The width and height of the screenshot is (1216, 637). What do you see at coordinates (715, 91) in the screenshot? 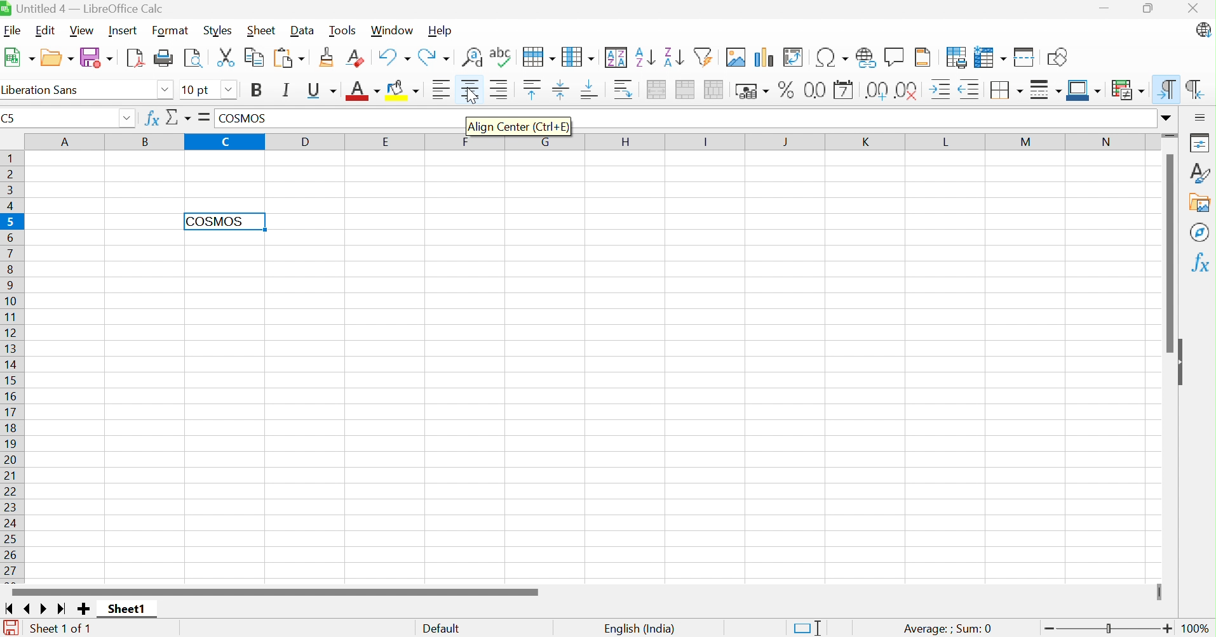
I see `Unmerge Cells` at bounding box center [715, 91].